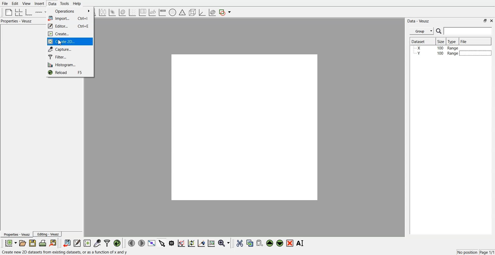 This screenshot has width=495, height=255. What do you see at coordinates (131, 243) in the screenshot?
I see `Move to the previous page` at bounding box center [131, 243].